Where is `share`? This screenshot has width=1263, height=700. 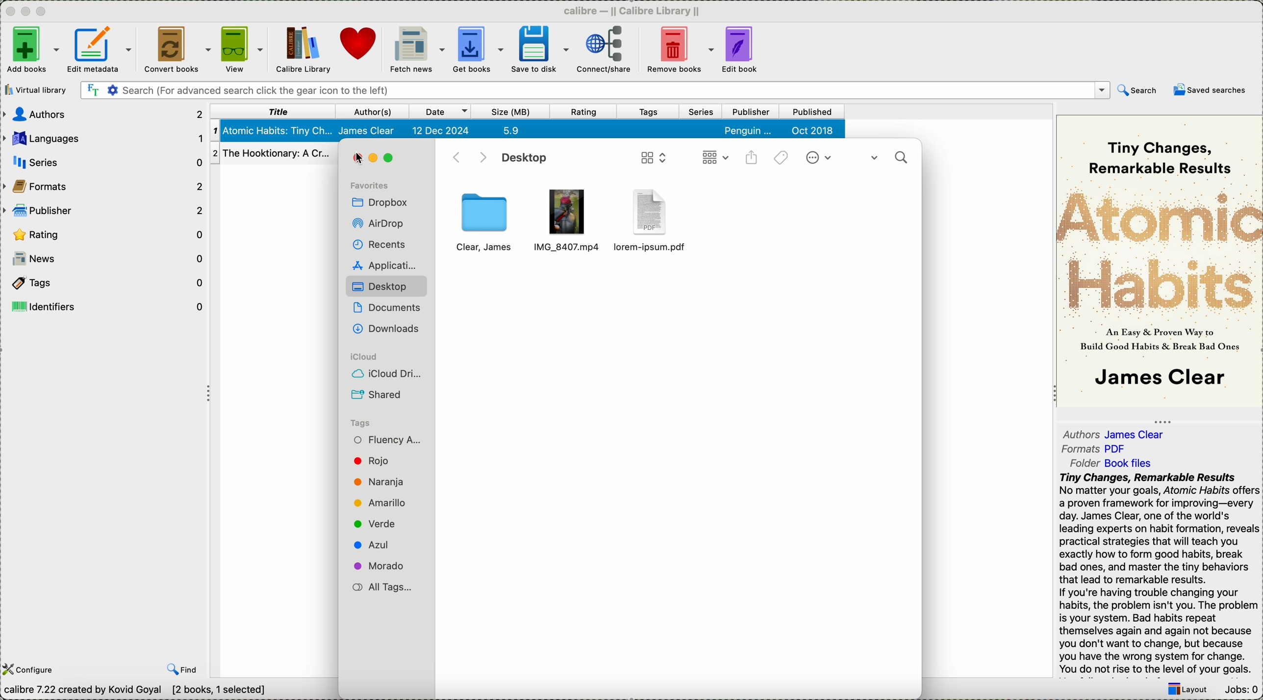
share is located at coordinates (753, 160).